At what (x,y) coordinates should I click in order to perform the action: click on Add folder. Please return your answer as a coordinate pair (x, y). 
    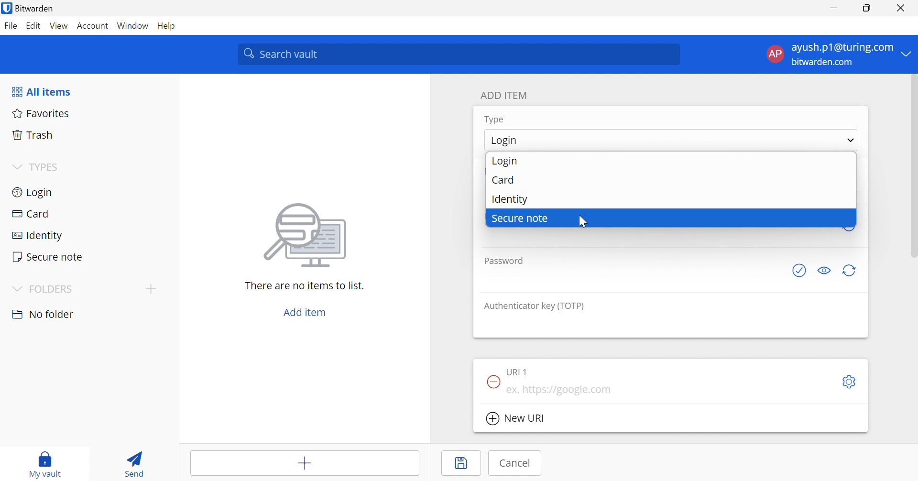
    Looking at the image, I should click on (150, 288).